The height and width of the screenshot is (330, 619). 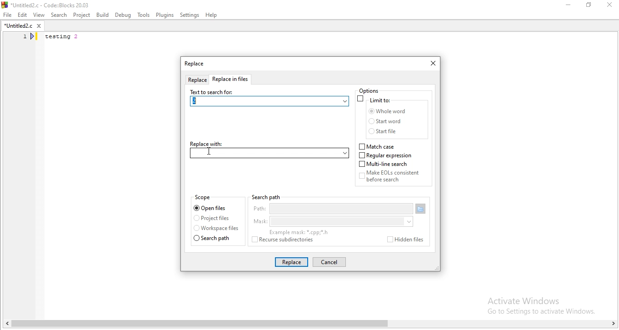 I want to click on *untitled2.c, so click(x=22, y=27).